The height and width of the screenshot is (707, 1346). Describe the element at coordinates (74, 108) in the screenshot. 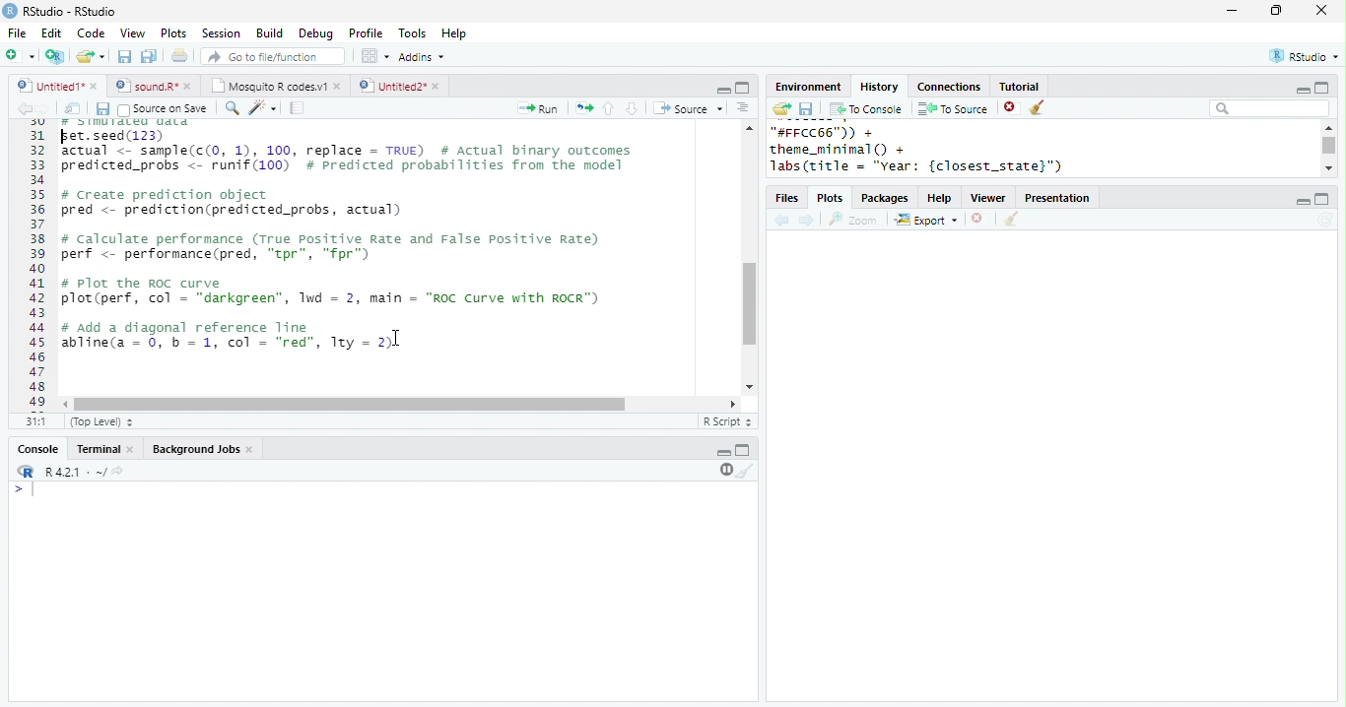

I see `show in new window` at that location.